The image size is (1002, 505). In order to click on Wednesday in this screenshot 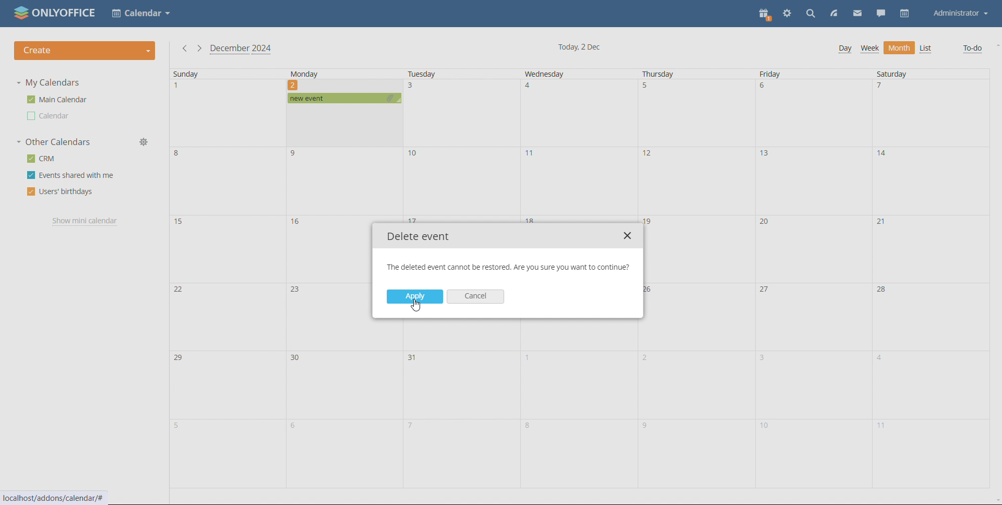, I will do `click(544, 75)`.